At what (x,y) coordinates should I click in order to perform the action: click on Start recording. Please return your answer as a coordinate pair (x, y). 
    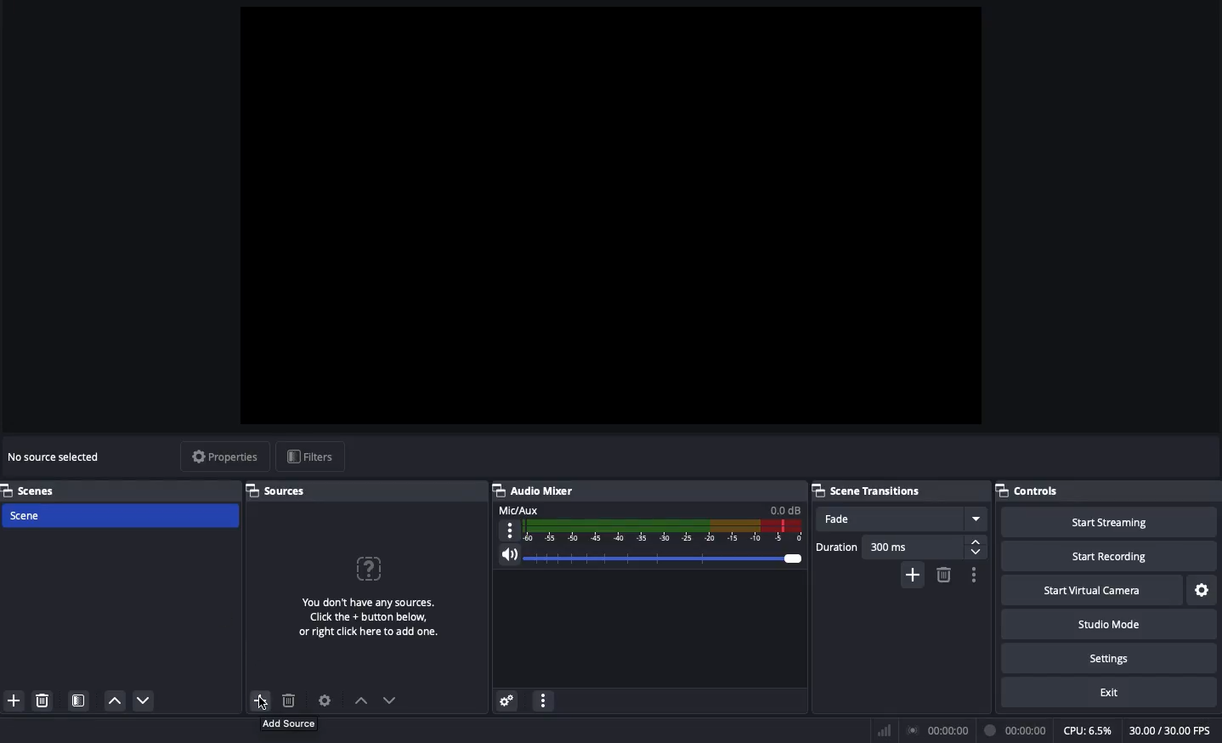
    Looking at the image, I should click on (1113, 551).